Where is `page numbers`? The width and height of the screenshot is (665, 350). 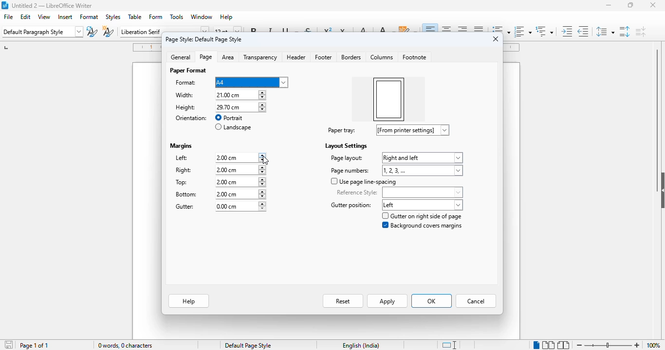 page numbers is located at coordinates (351, 170).